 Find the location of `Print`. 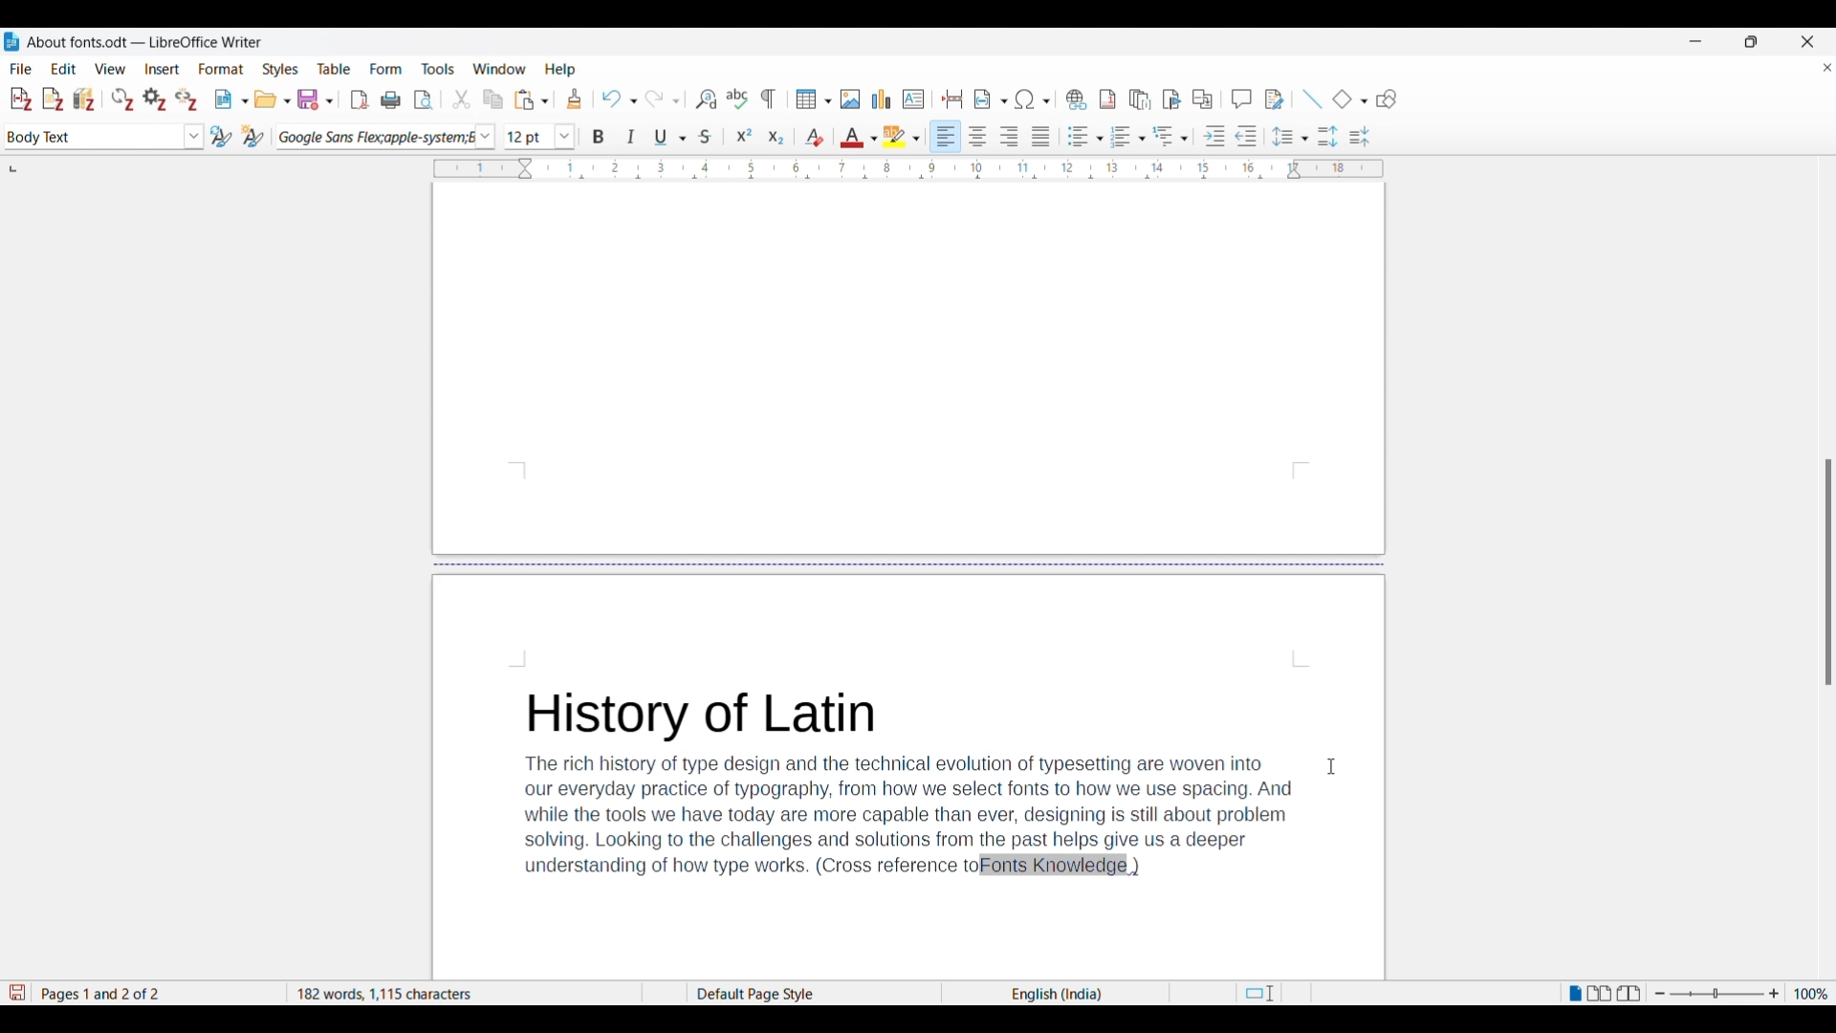

Print is located at coordinates (390, 100).